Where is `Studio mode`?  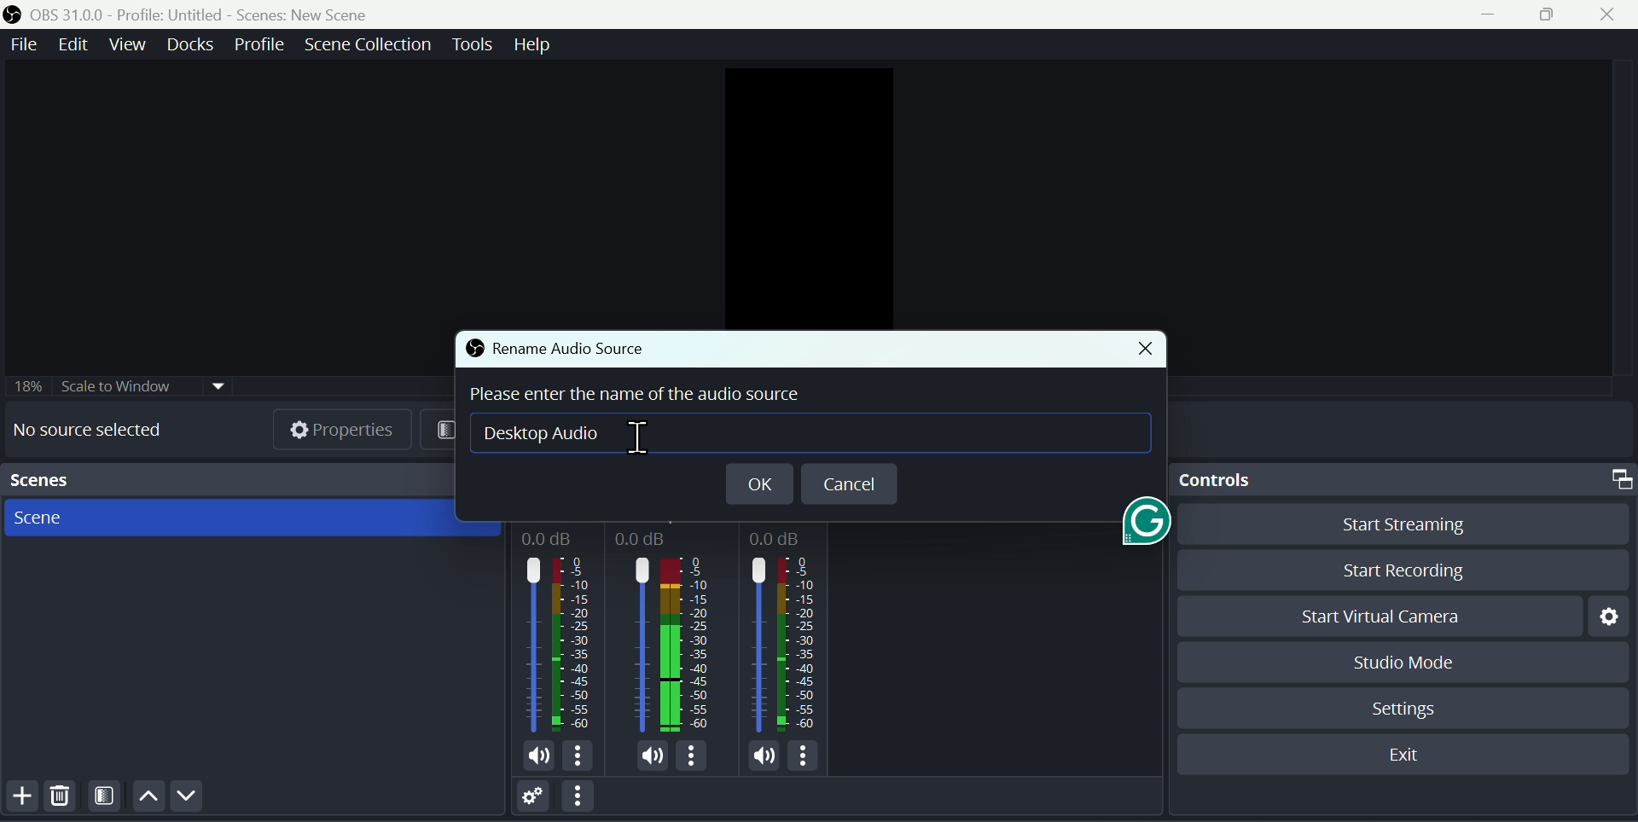 Studio mode is located at coordinates (1407, 661).